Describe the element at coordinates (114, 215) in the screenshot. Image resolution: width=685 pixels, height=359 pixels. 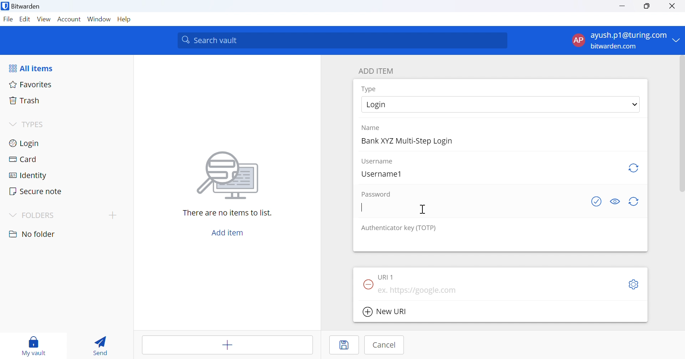
I see `add folder` at that location.